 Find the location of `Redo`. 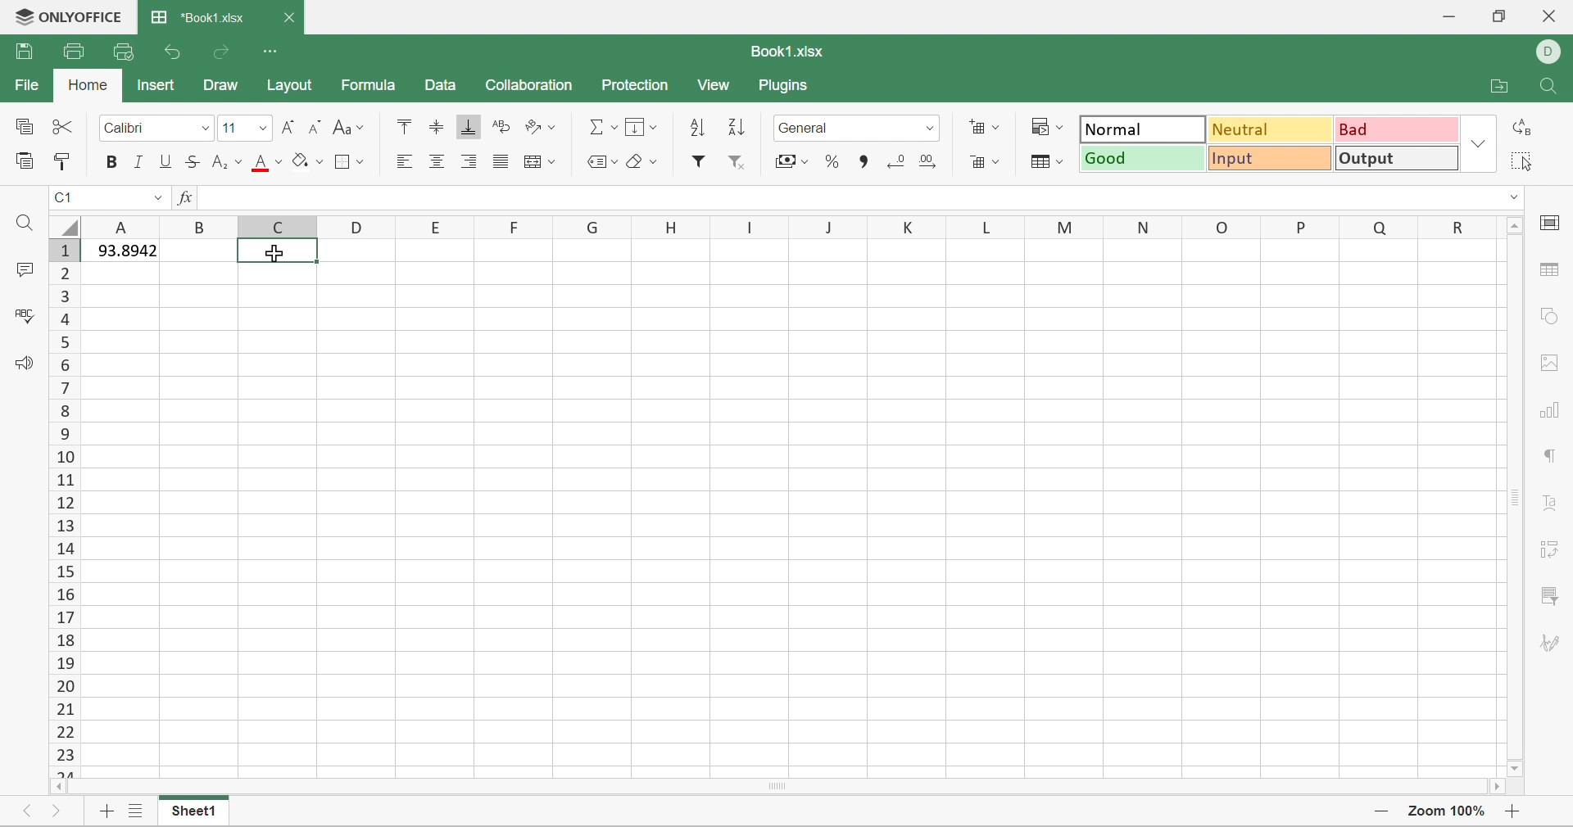

Redo is located at coordinates (224, 51).